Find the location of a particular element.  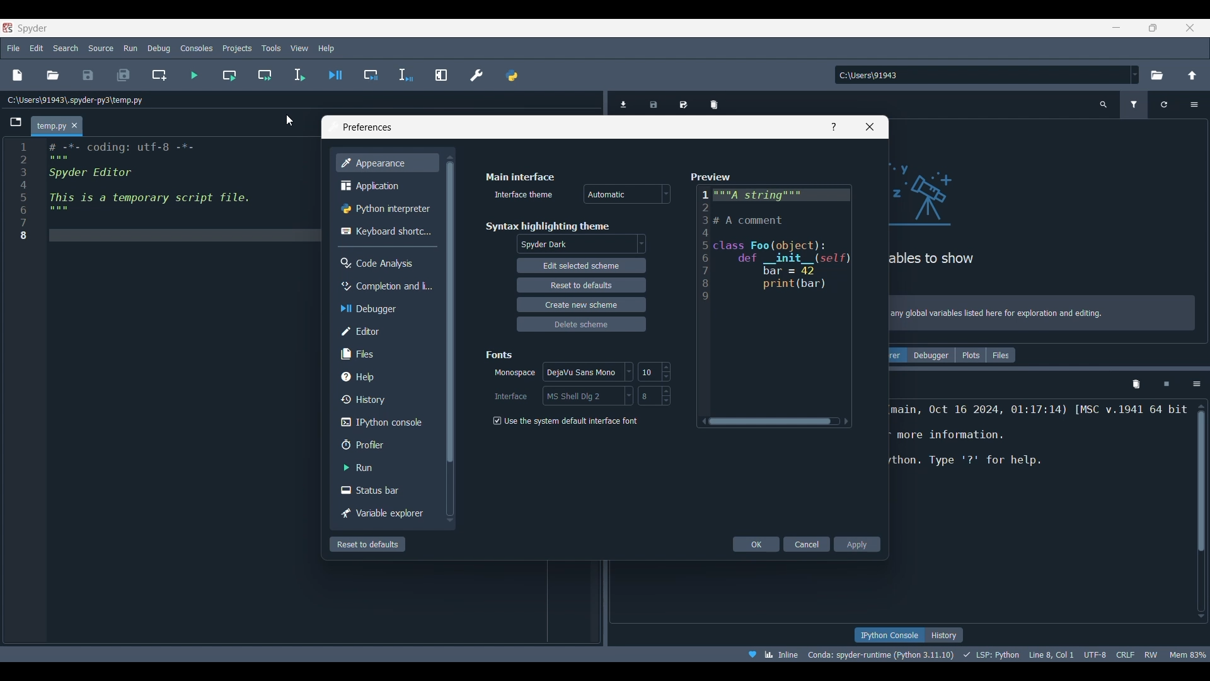

preview is located at coordinates (775, 296).